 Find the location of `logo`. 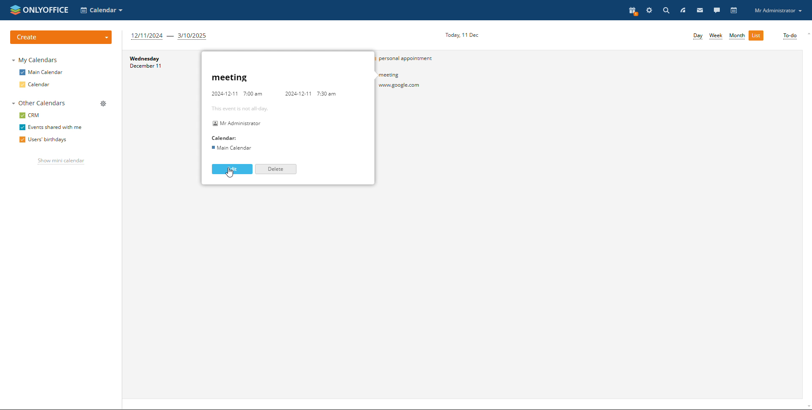

logo is located at coordinates (39, 10).